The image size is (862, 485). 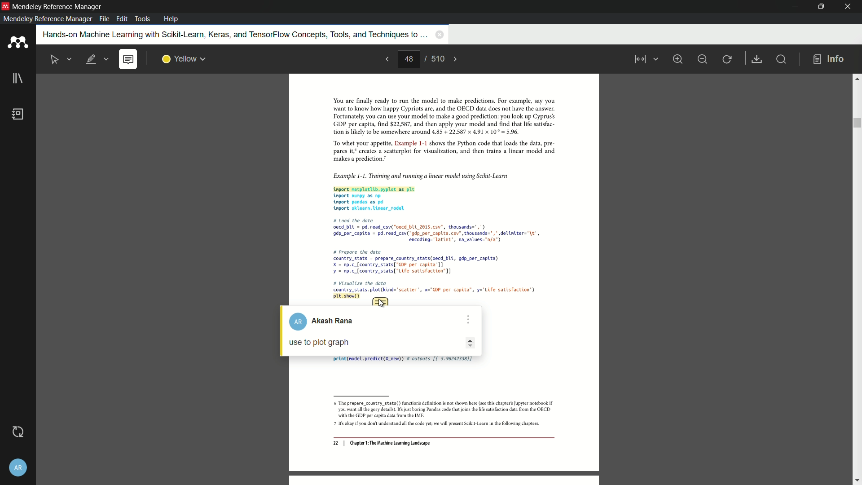 What do you see at coordinates (58, 7) in the screenshot?
I see `app name` at bounding box center [58, 7].